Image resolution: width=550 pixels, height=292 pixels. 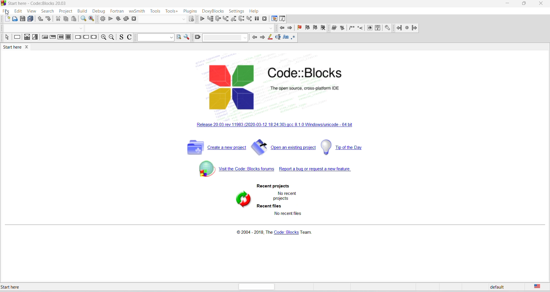 I want to click on entry condition loop, so click(x=45, y=37).